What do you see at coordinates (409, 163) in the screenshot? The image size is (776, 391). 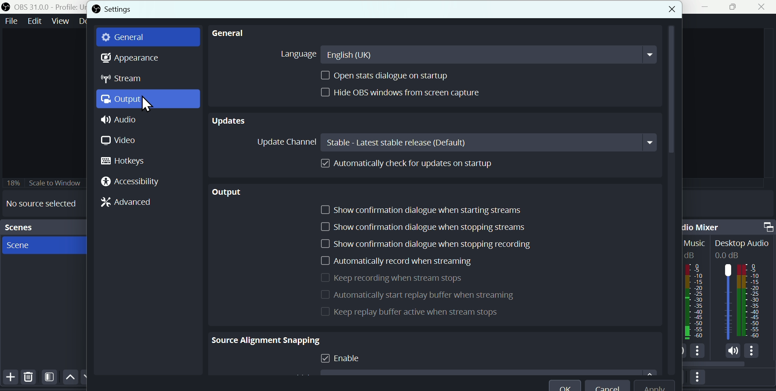 I see `Automatically cheque for updates on startup` at bounding box center [409, 163].